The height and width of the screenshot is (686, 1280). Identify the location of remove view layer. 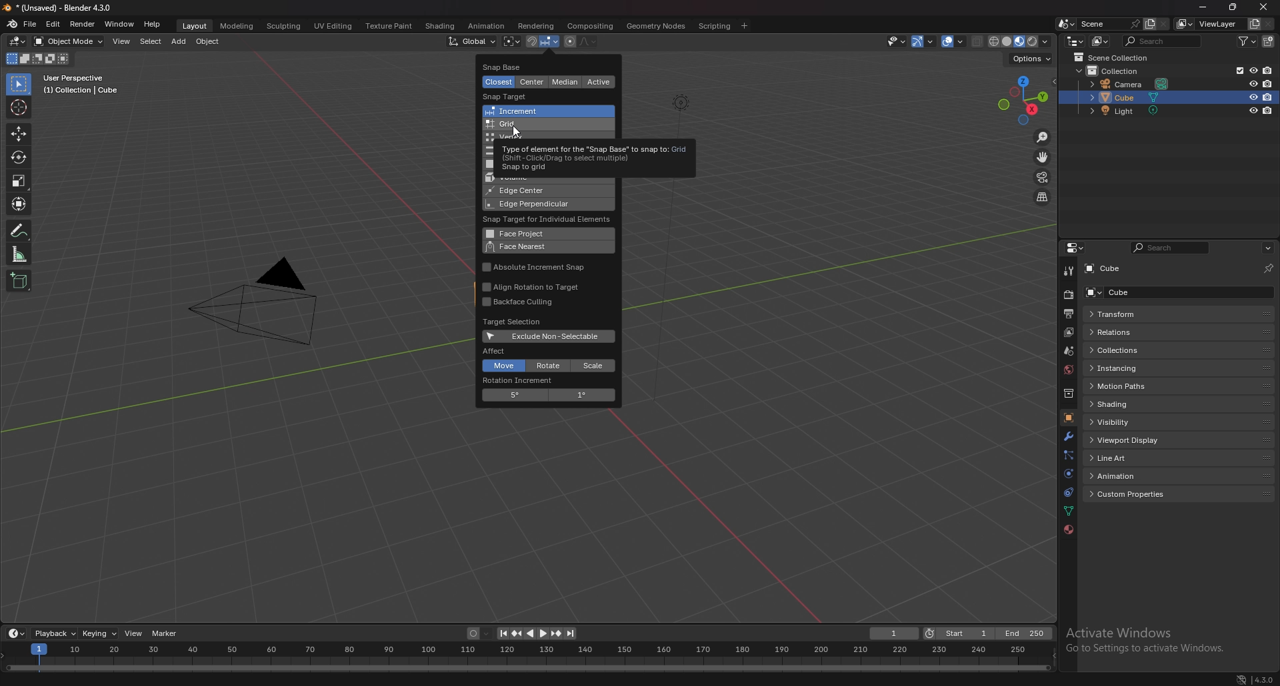
(1269, 24).